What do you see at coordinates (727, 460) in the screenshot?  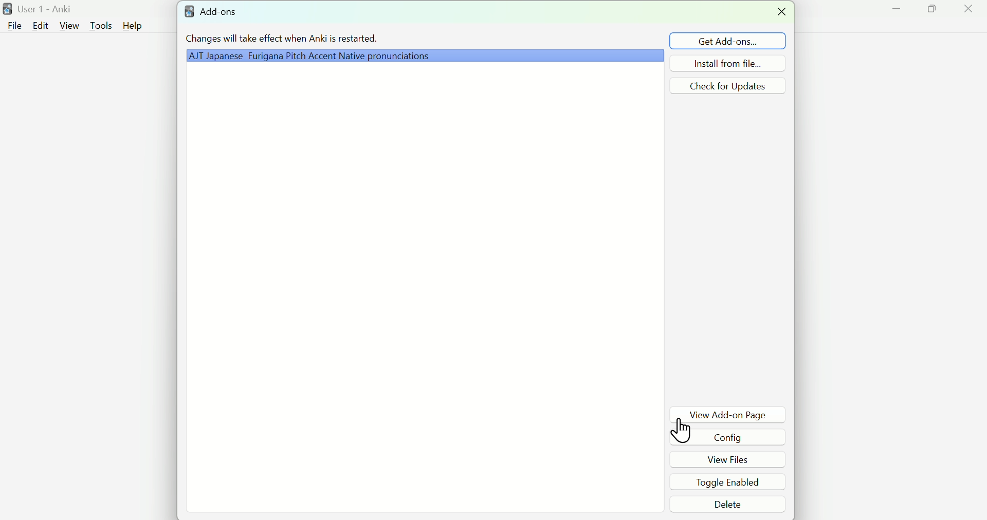 I see `View Files` at bounding box center [727, 460].